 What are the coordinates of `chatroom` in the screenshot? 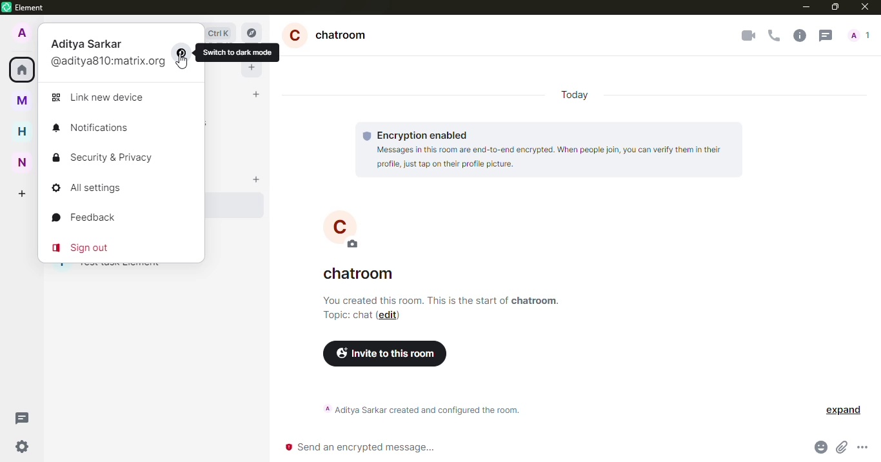 It's located at (330, 32).